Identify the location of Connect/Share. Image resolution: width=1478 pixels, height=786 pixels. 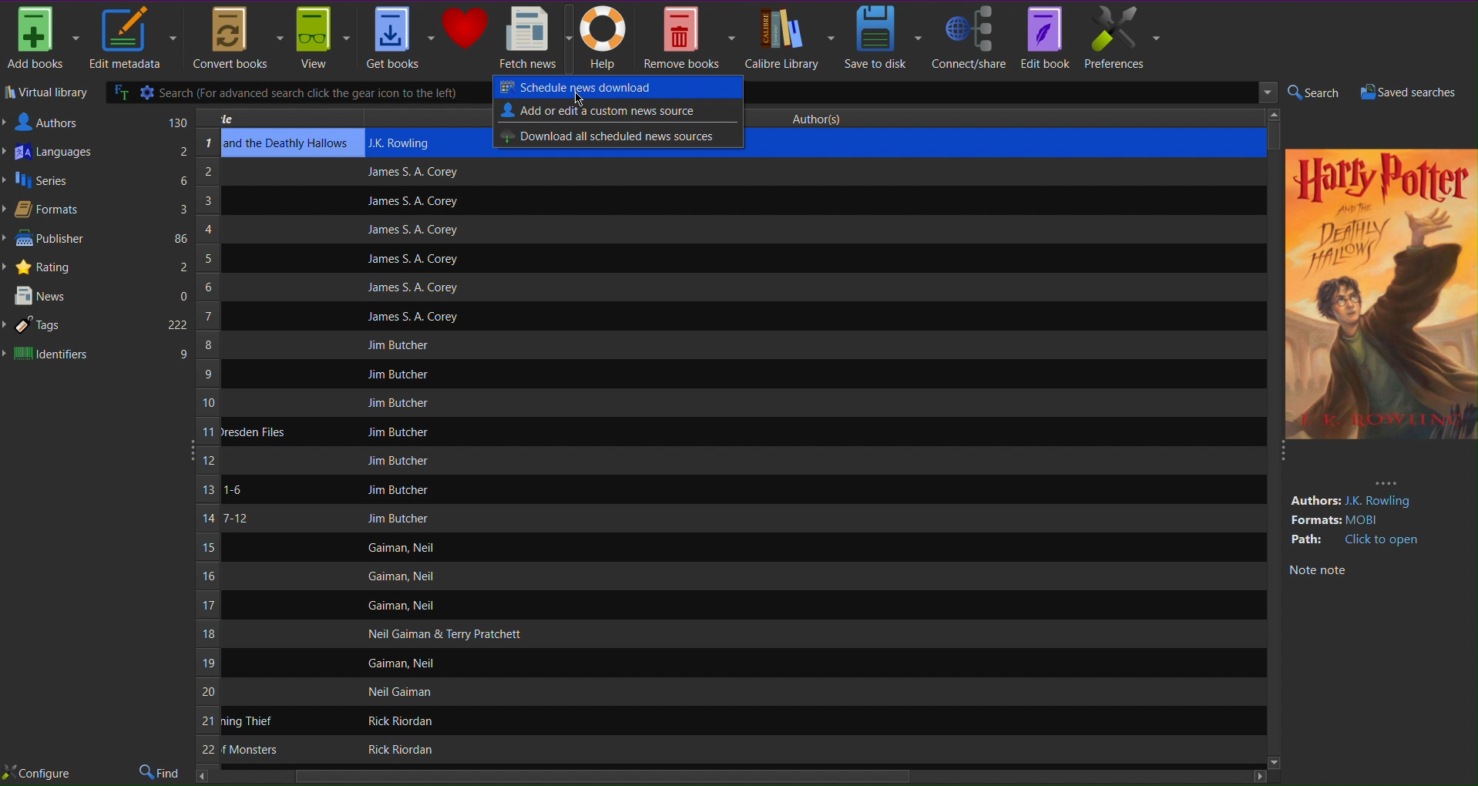
(969, 36).